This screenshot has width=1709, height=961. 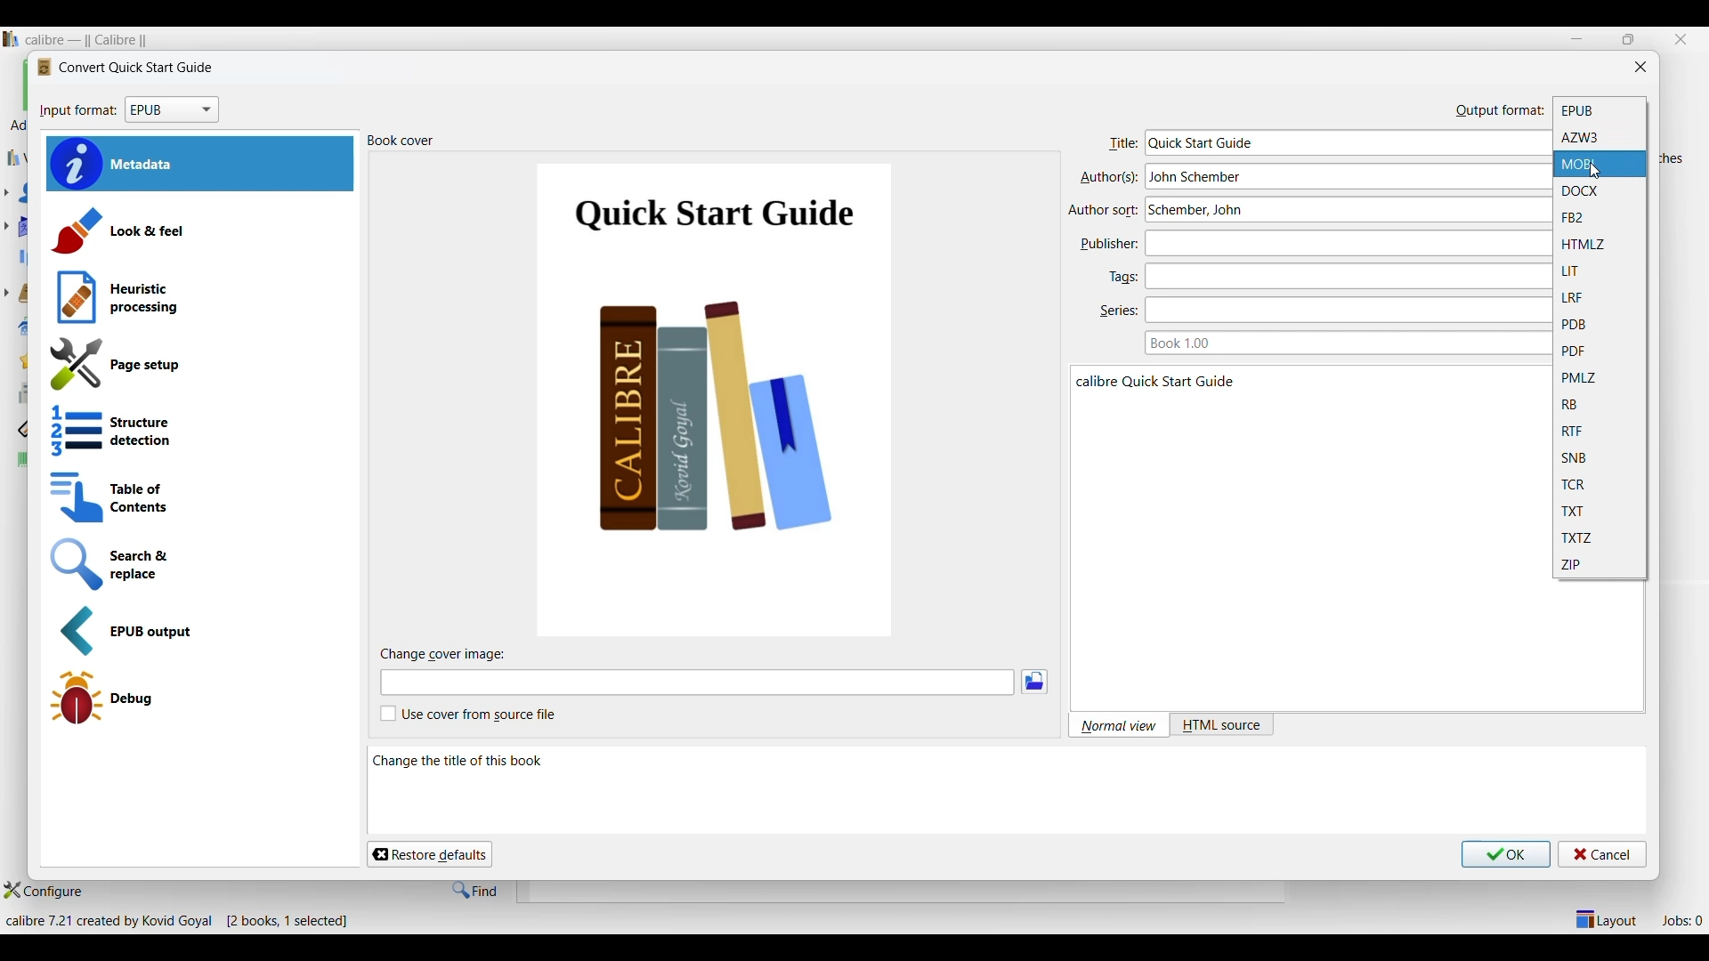 What do you see at coordinates (201, 632) in the screenshot?
I see `EPUB output` at bounding box center [201, 632].